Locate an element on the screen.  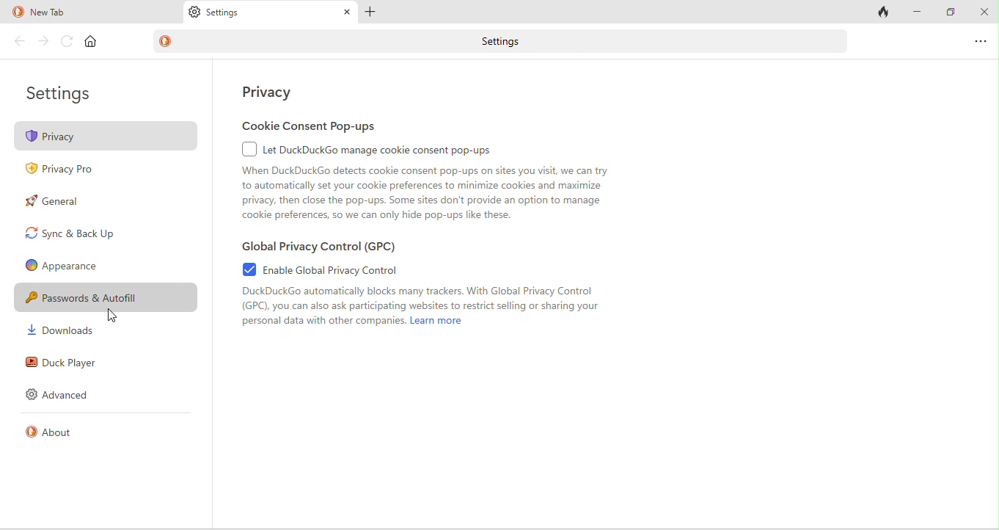
privacy pro is located at coordinates (63, 167).